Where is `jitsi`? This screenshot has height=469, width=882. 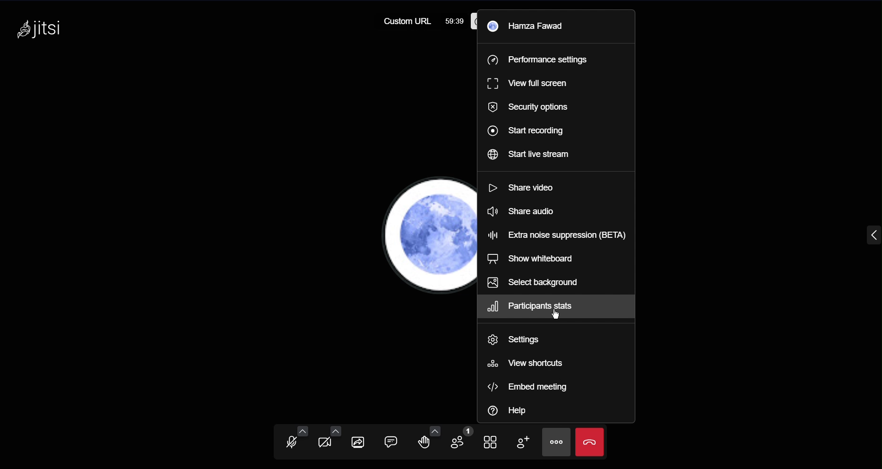 jitsi is located at coordinates (41, 26).